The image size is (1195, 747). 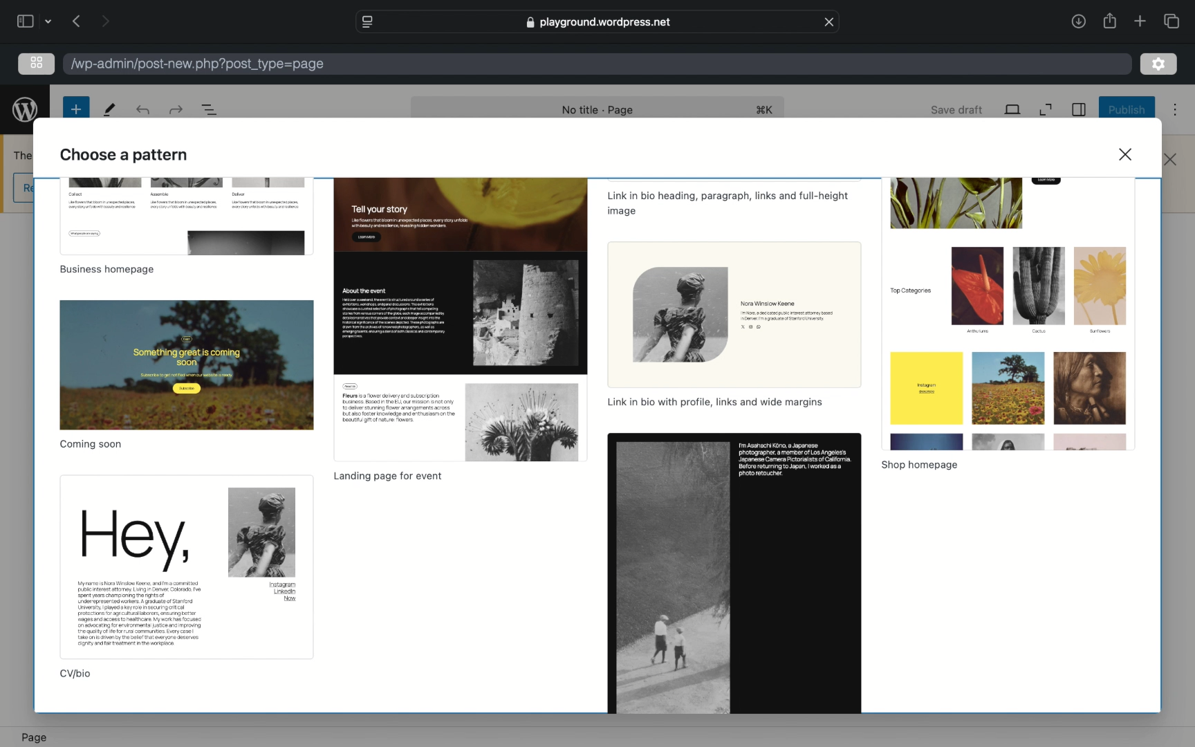 I want to click on grid  view, so click(x=37, y=62).